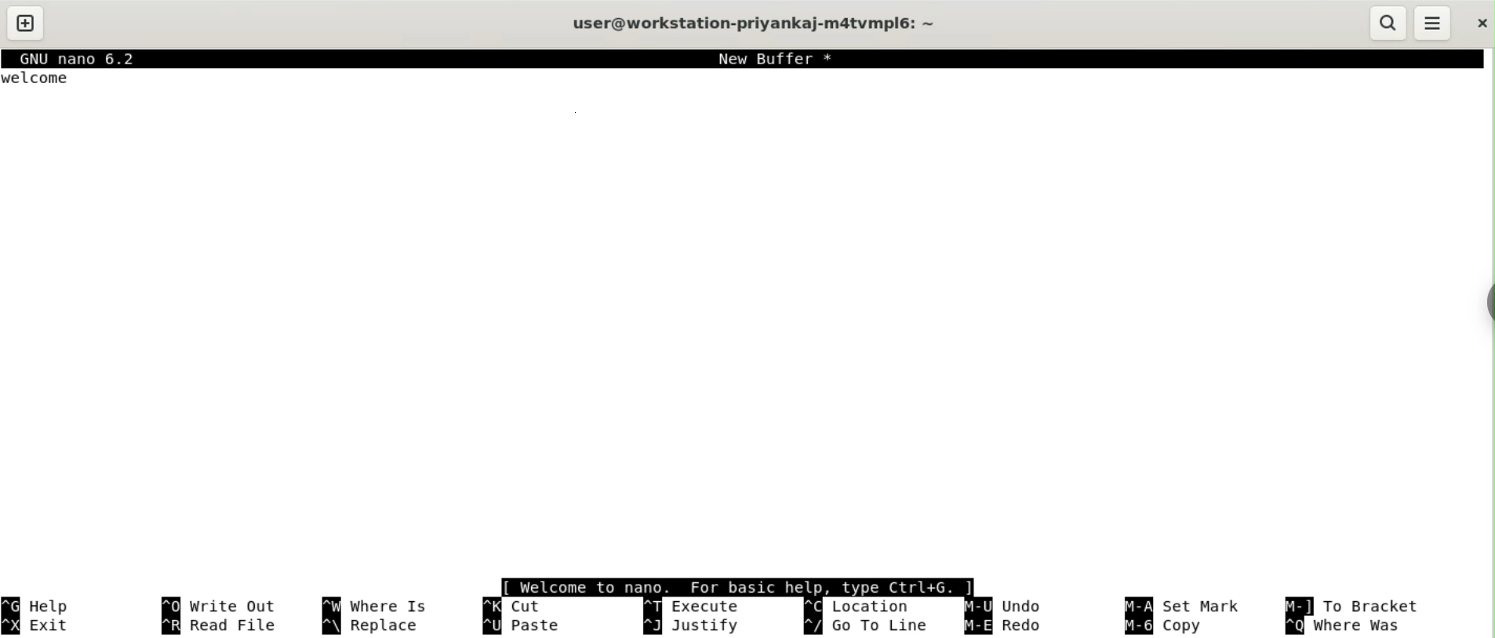 This screenshot has height=638, width=1495. I want to click on justify, so click(694, 627).